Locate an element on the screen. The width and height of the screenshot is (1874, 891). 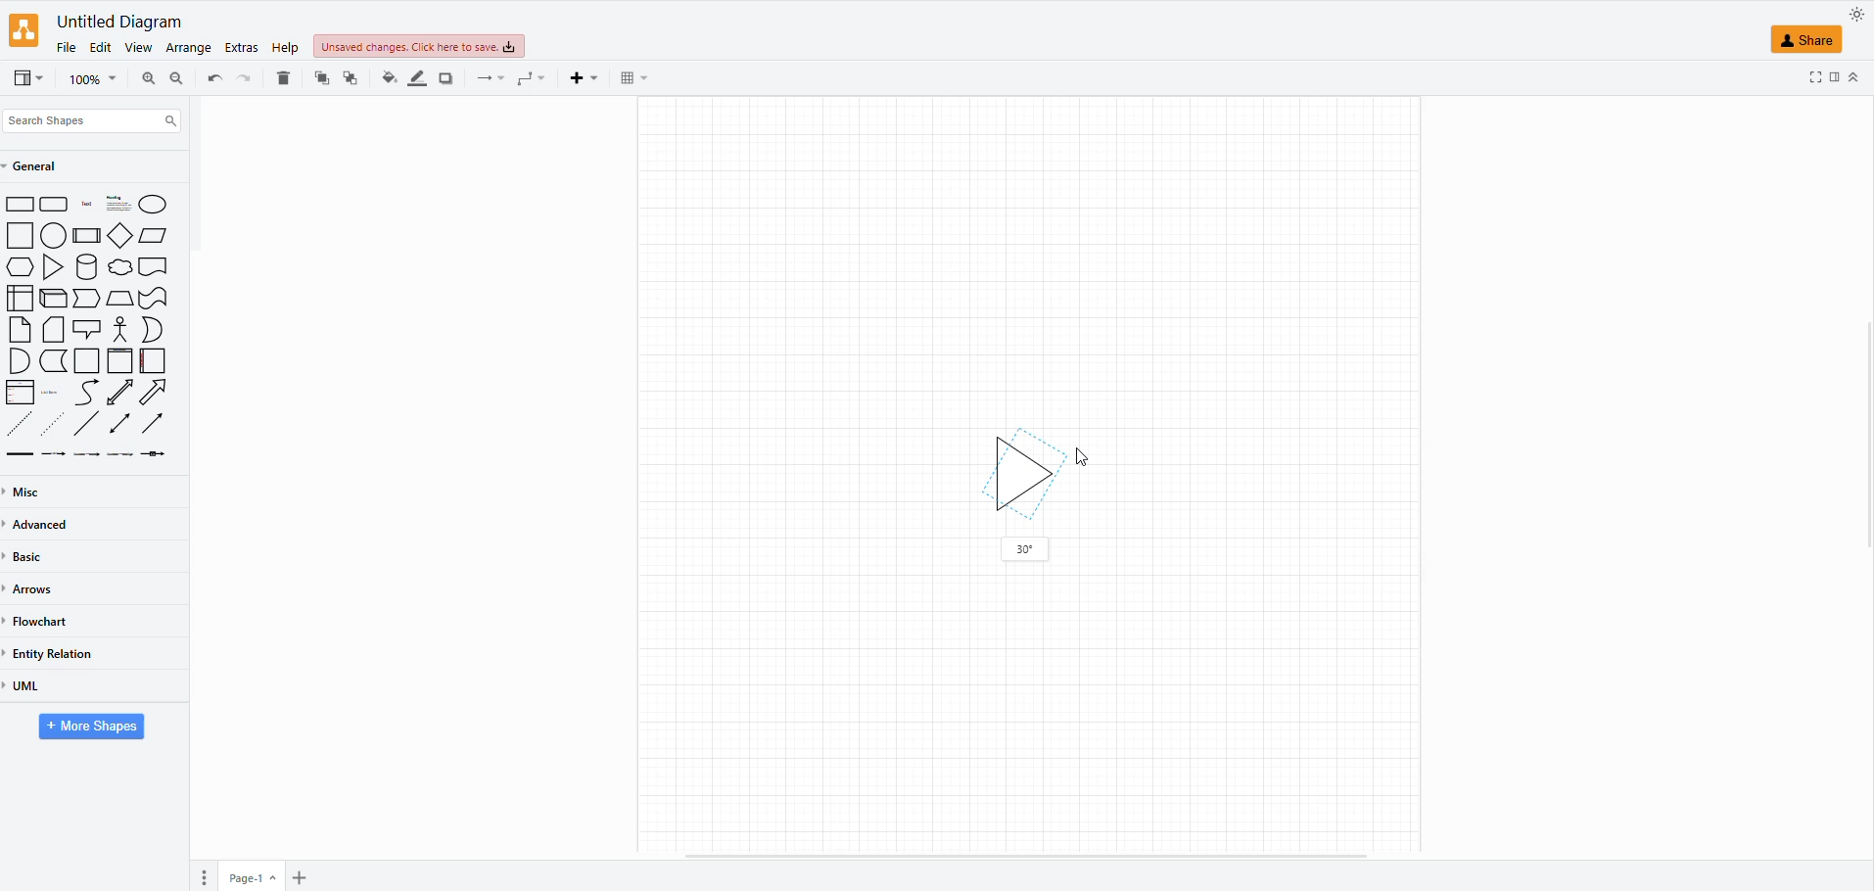
Arrow is located at coordinates (153, 422).